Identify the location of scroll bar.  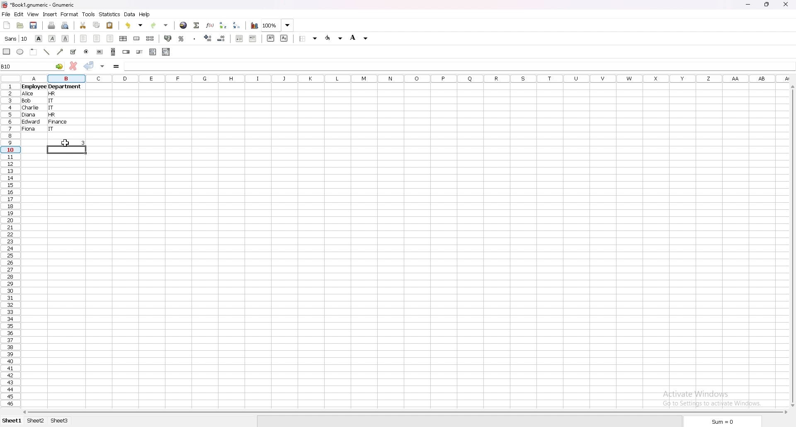
(793, 245).